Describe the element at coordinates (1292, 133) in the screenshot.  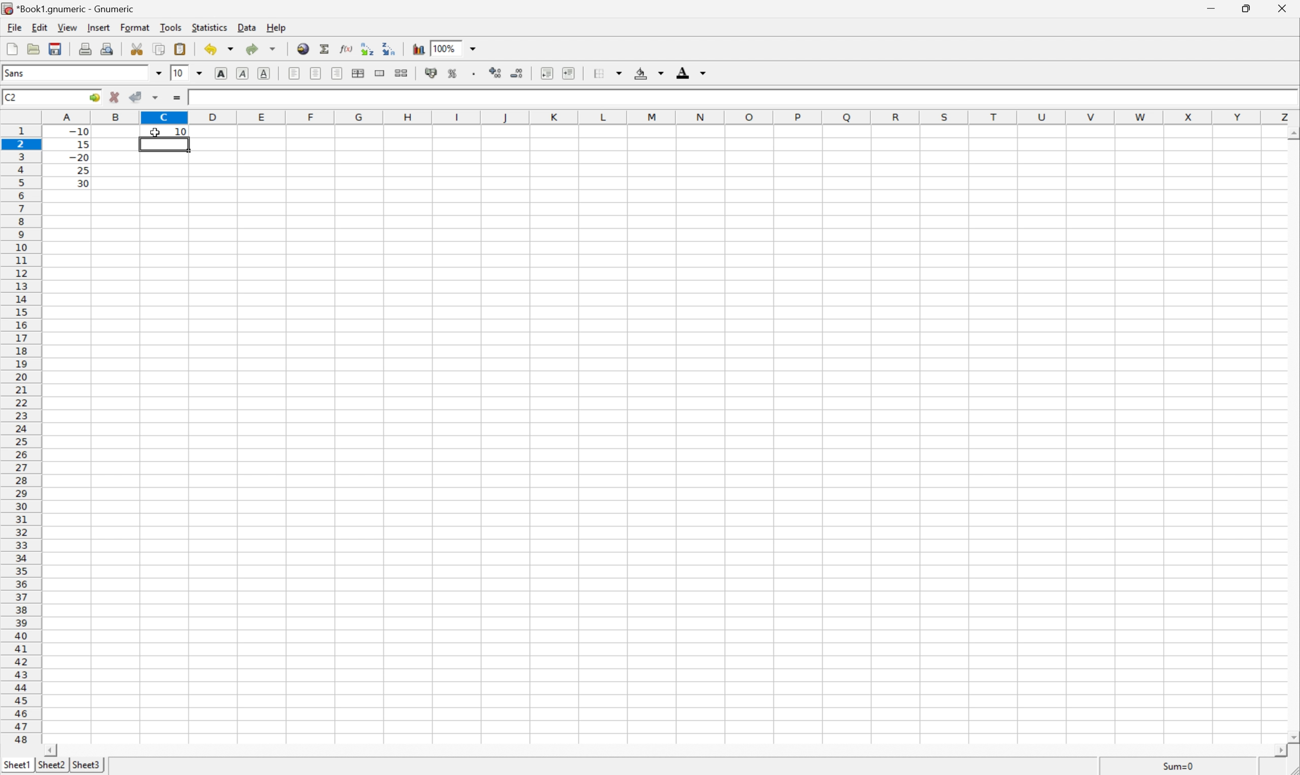
I see `Scroll up` at that location.